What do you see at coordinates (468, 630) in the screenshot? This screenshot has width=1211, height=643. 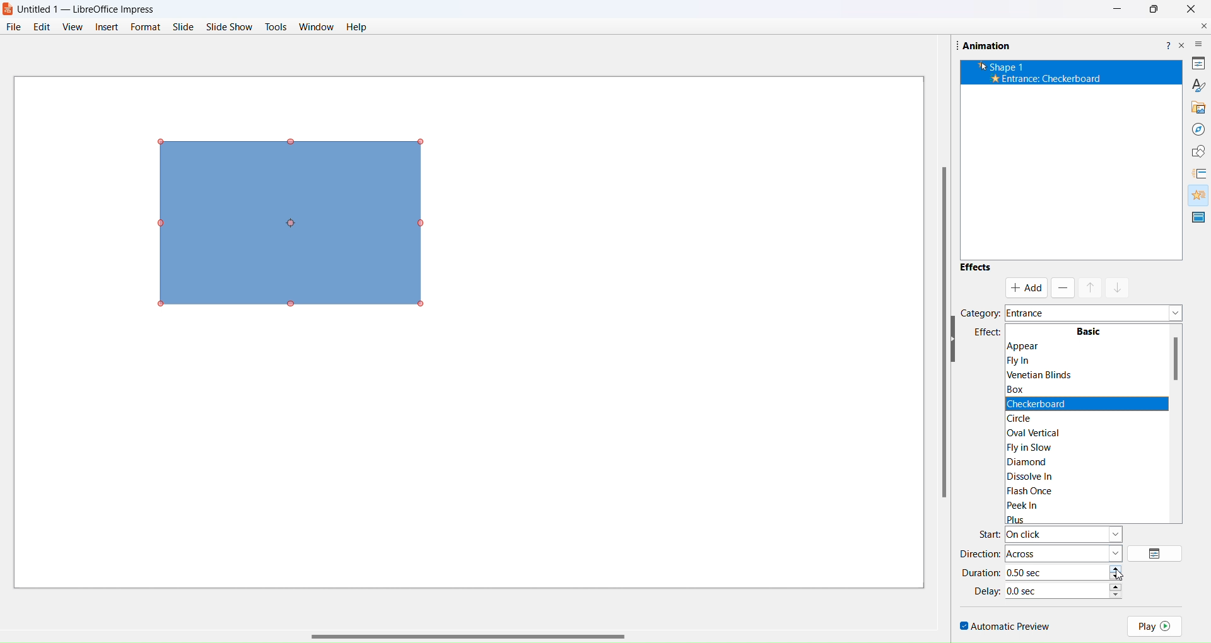 I see `scroll bar` at bounding box center [468, 630].